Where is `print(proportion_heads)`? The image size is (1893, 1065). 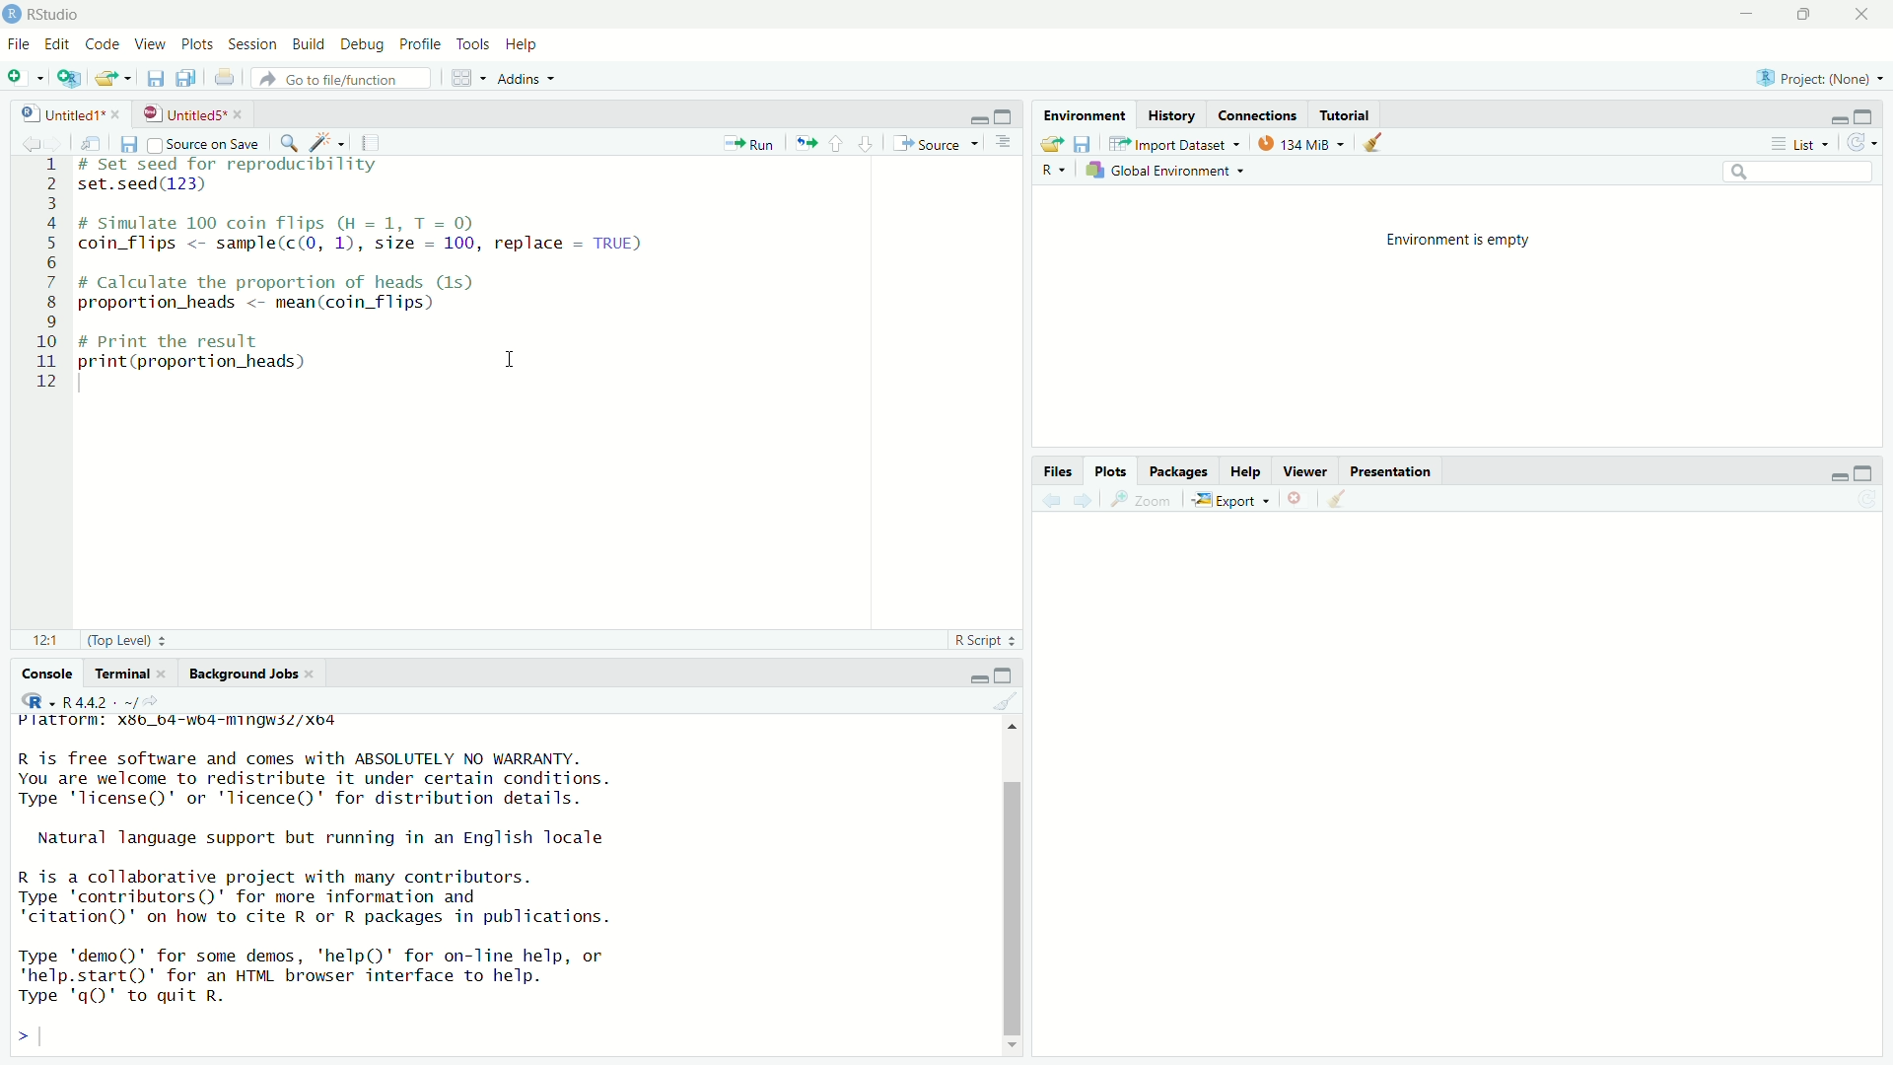 print(proportion_heads) is located at coordinates (204, 363).